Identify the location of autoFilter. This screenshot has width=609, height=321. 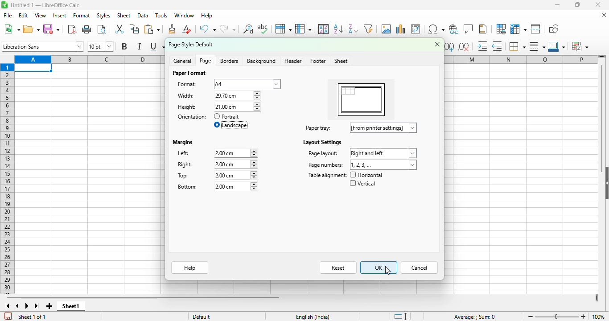
(368, 29).